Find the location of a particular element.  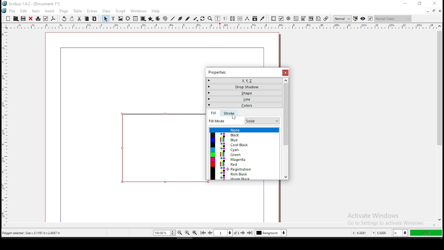

cool black is located at coordinates (245, 144).